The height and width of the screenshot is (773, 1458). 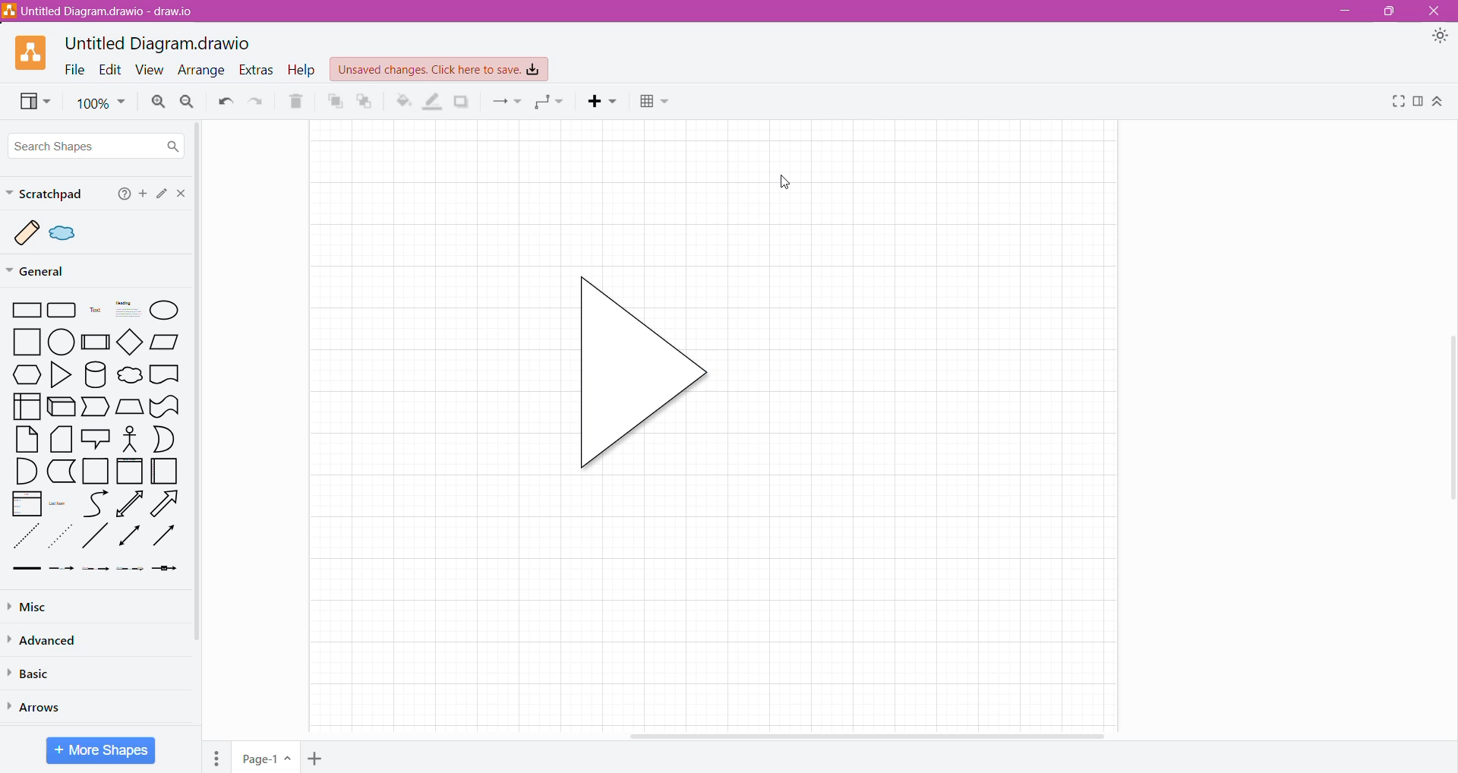 What do you see at coordinates (158, 103) in the screenshot?
I see `Zoom In` at bounding box center [158, 103].